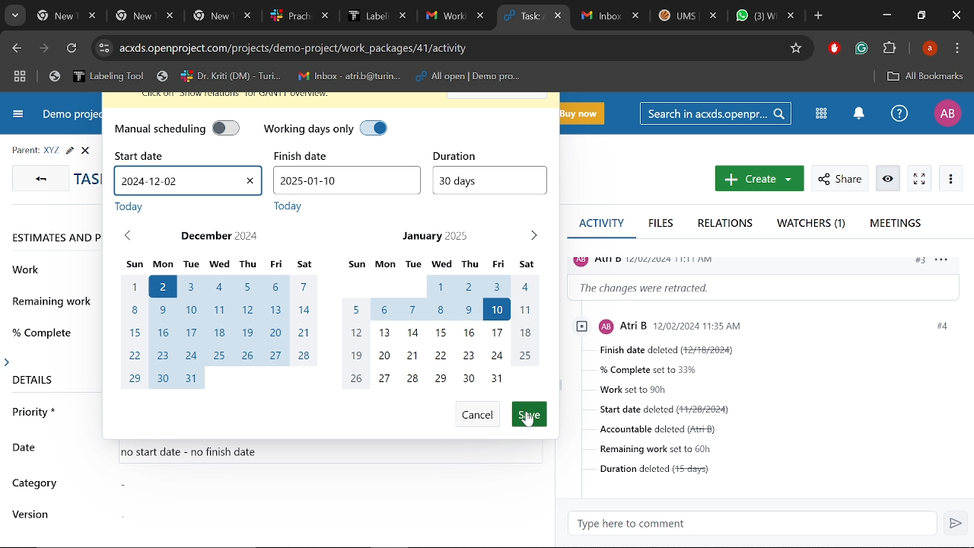  I want to click on December 2024, so click(221, 234).